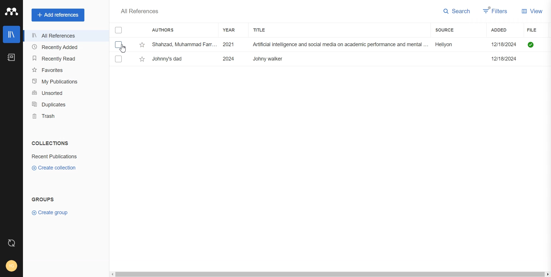 The width and height of the screenshot is (551, 277). I want to click on Trash, so click(64, 116).